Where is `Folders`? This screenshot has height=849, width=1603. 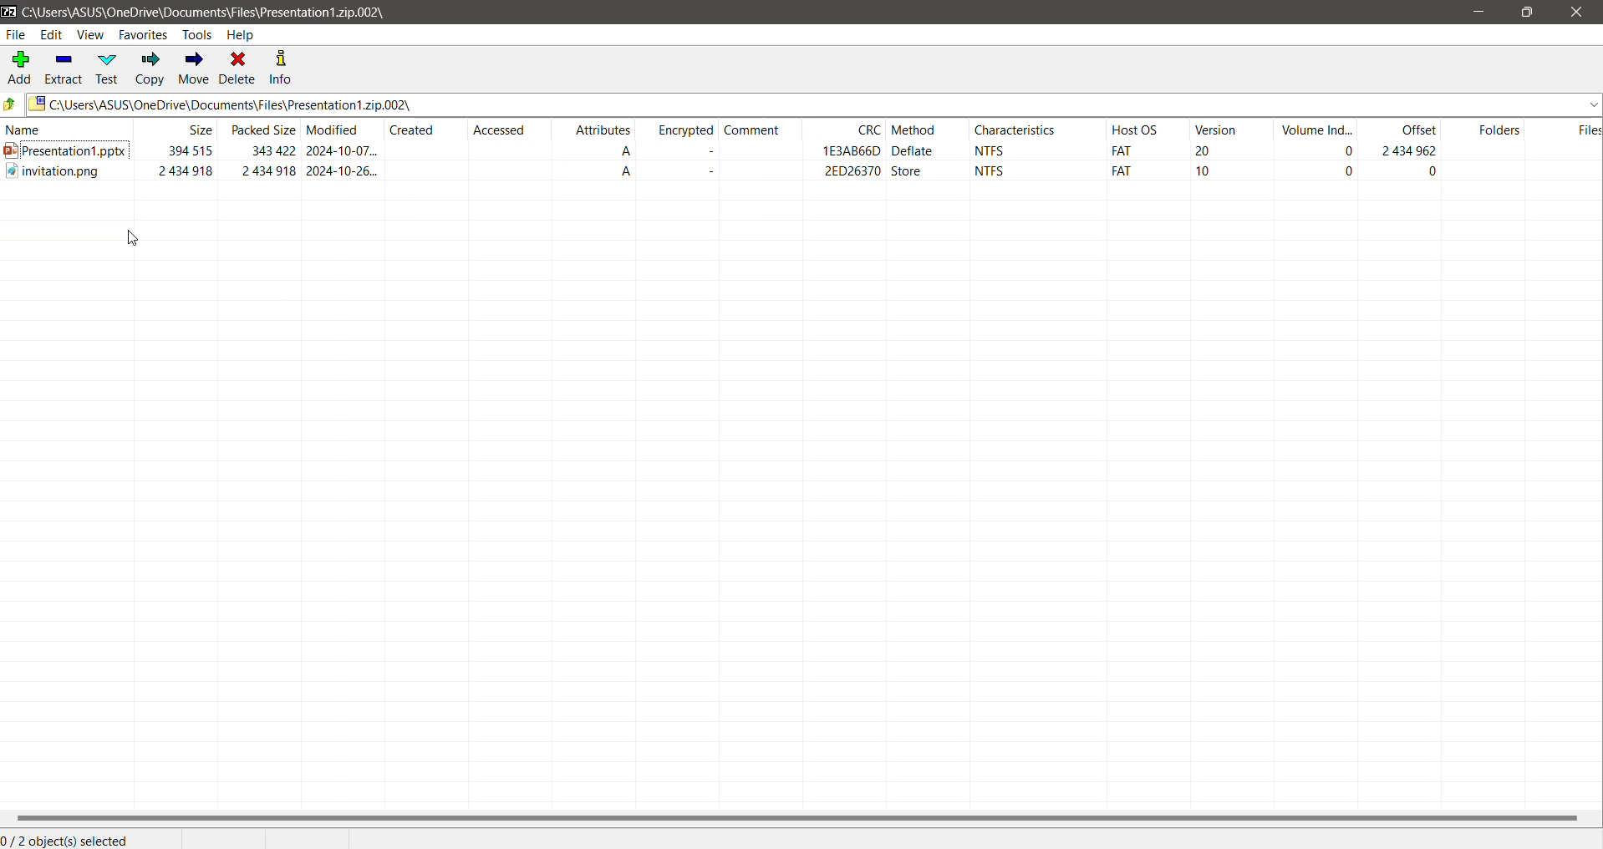
Folders is located at coordinates (1497, 128).